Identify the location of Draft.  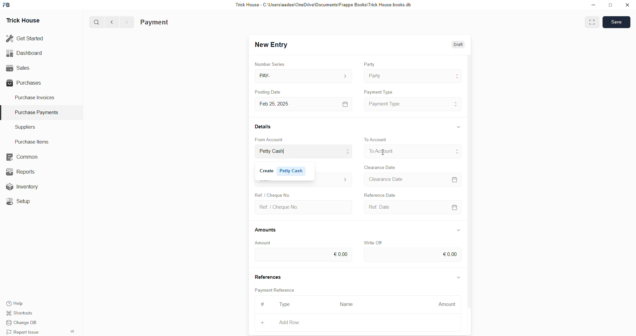
(459, 45).